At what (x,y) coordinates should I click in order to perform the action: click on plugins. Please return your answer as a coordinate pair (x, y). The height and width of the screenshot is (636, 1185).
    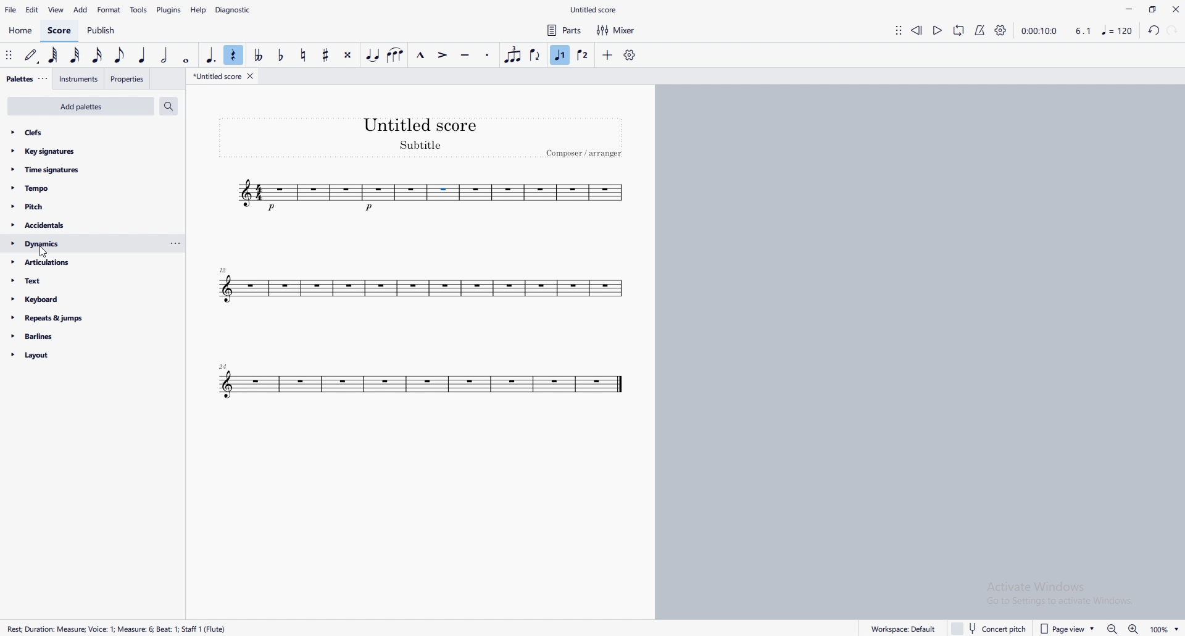
    Looking at the image, I should click on (168, 9).